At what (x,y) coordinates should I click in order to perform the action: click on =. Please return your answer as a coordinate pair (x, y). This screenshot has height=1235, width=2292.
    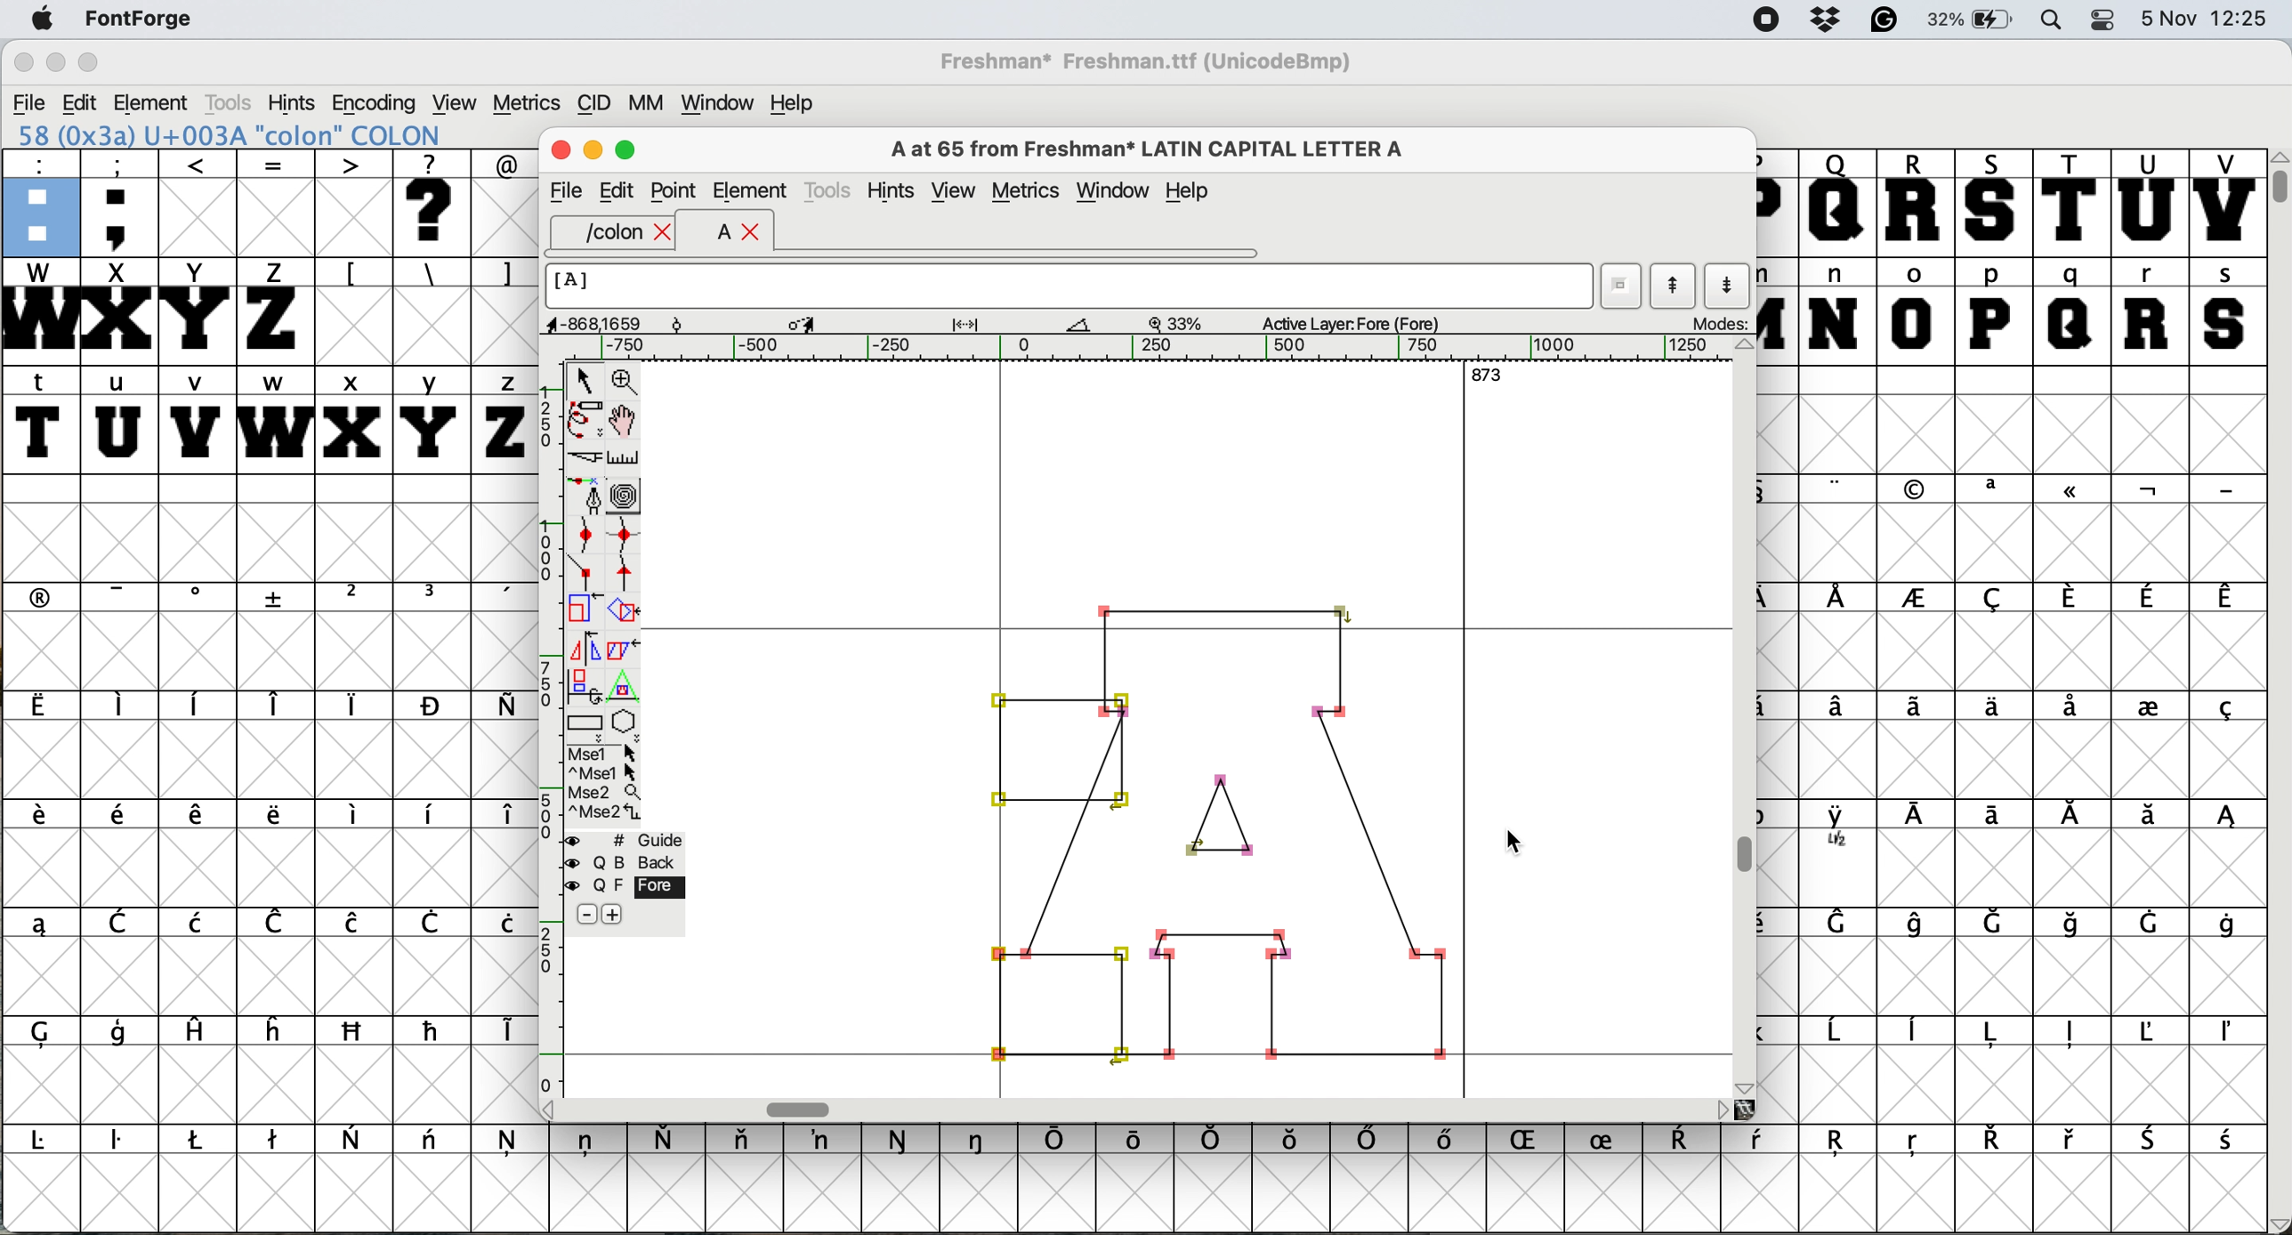
    Looking at the image, I should click on (274, 203).